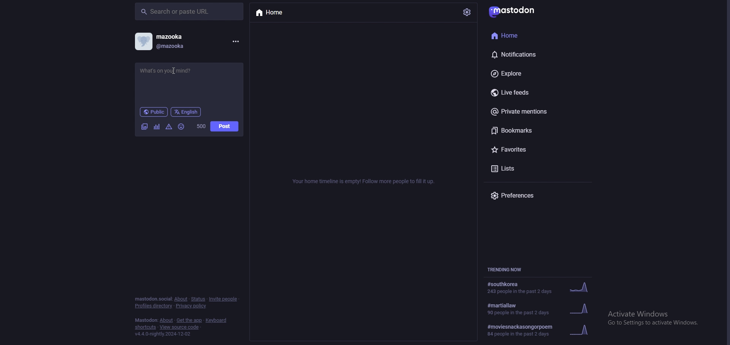 Image resolution: width=730 pixels, height=345 pixels. I want to click on menu, so click(236, 42).